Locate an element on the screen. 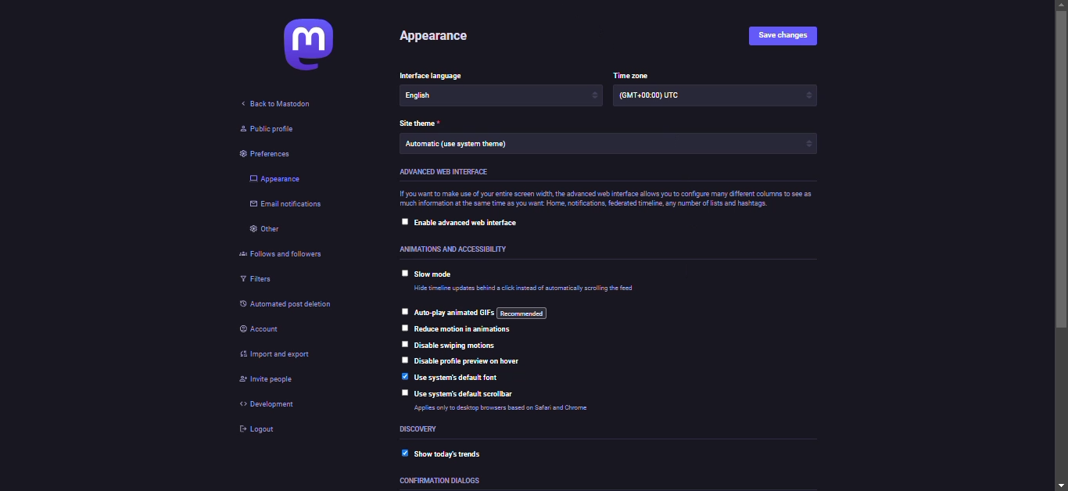 The width and height of the screenshot is (1068, 491). enabled is located at coordinates (398, 454).